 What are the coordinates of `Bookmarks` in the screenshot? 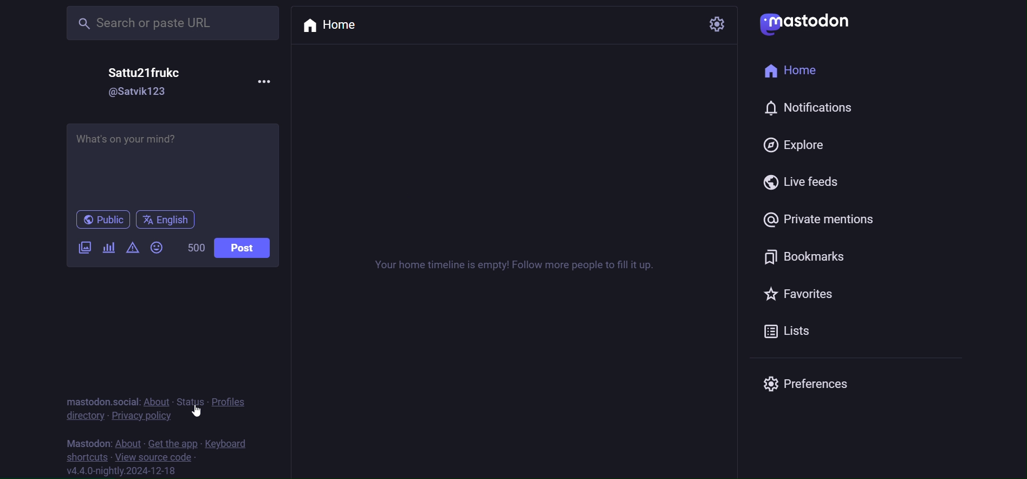 It's located at (803, 260).